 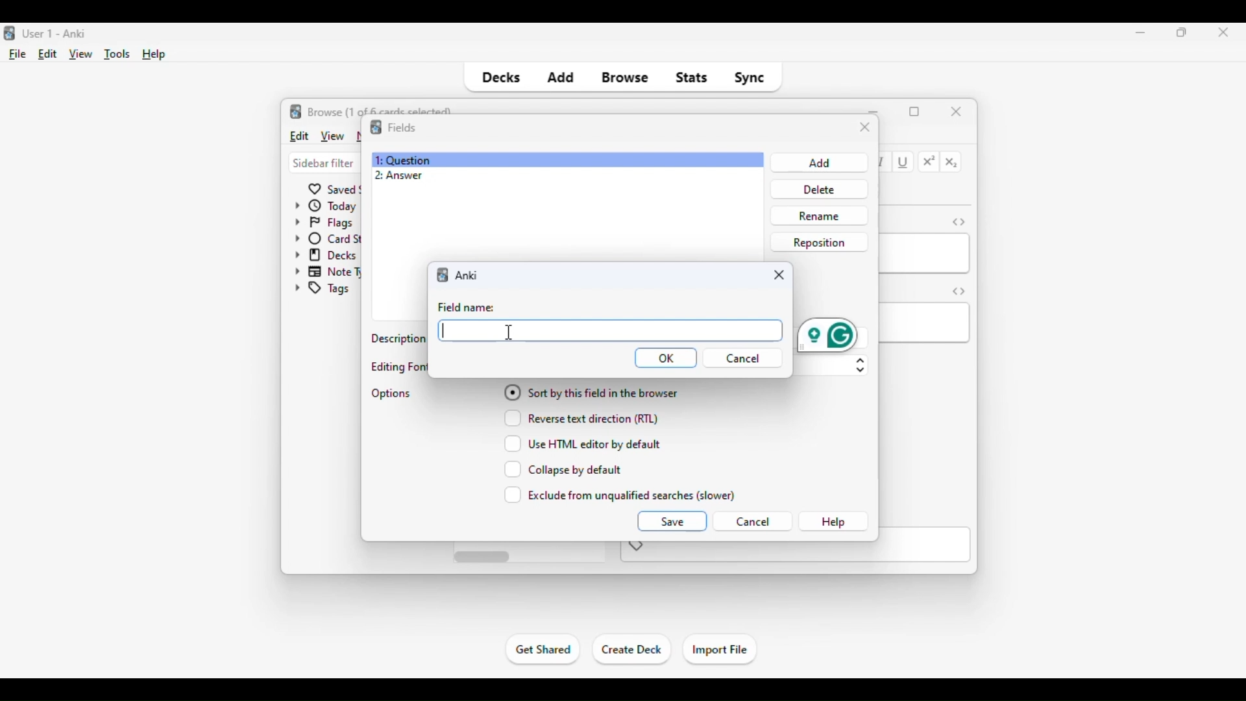 What do you see at coordinates (467, 306) in the screenshot?
I see `field name` at bounding box center [467, 306].